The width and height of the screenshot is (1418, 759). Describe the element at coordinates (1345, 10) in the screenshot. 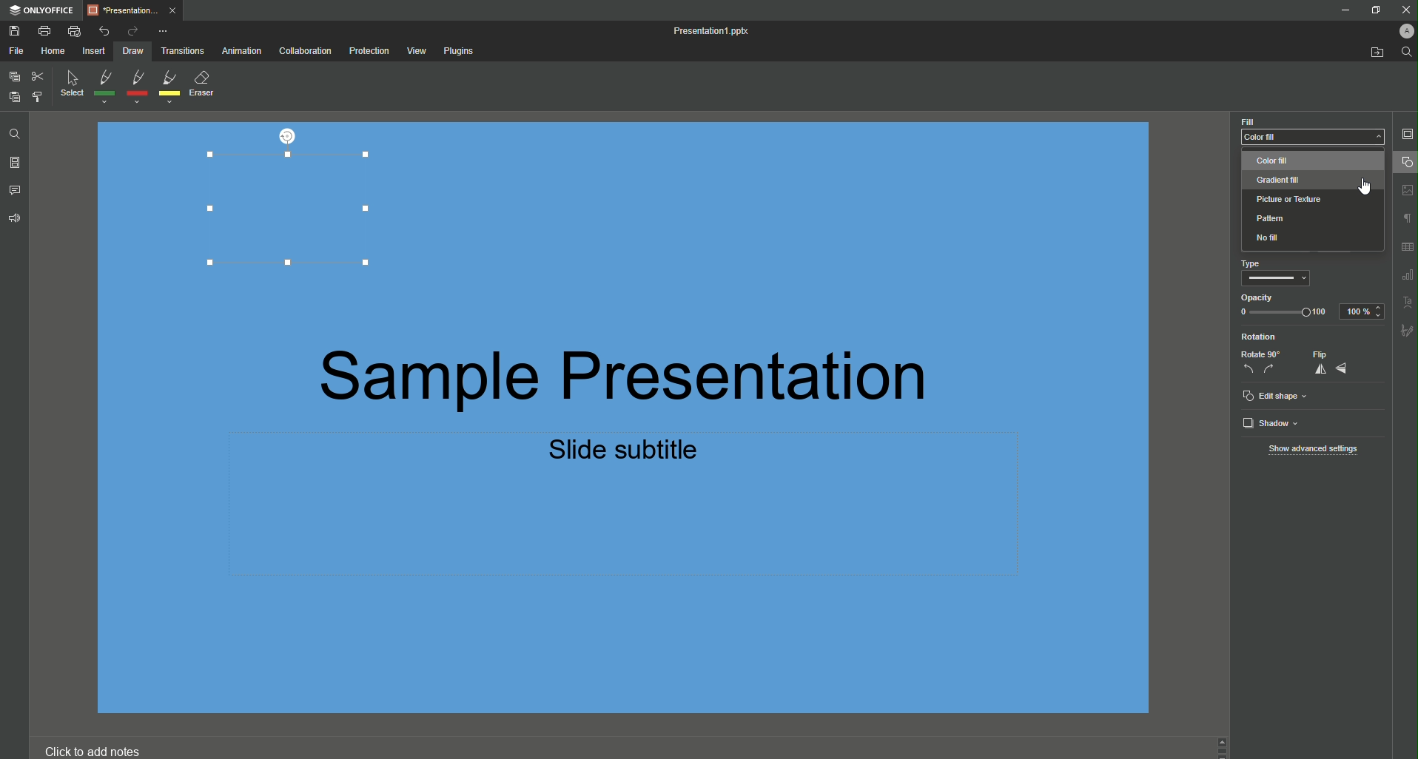

I see `Minimize` at that location.